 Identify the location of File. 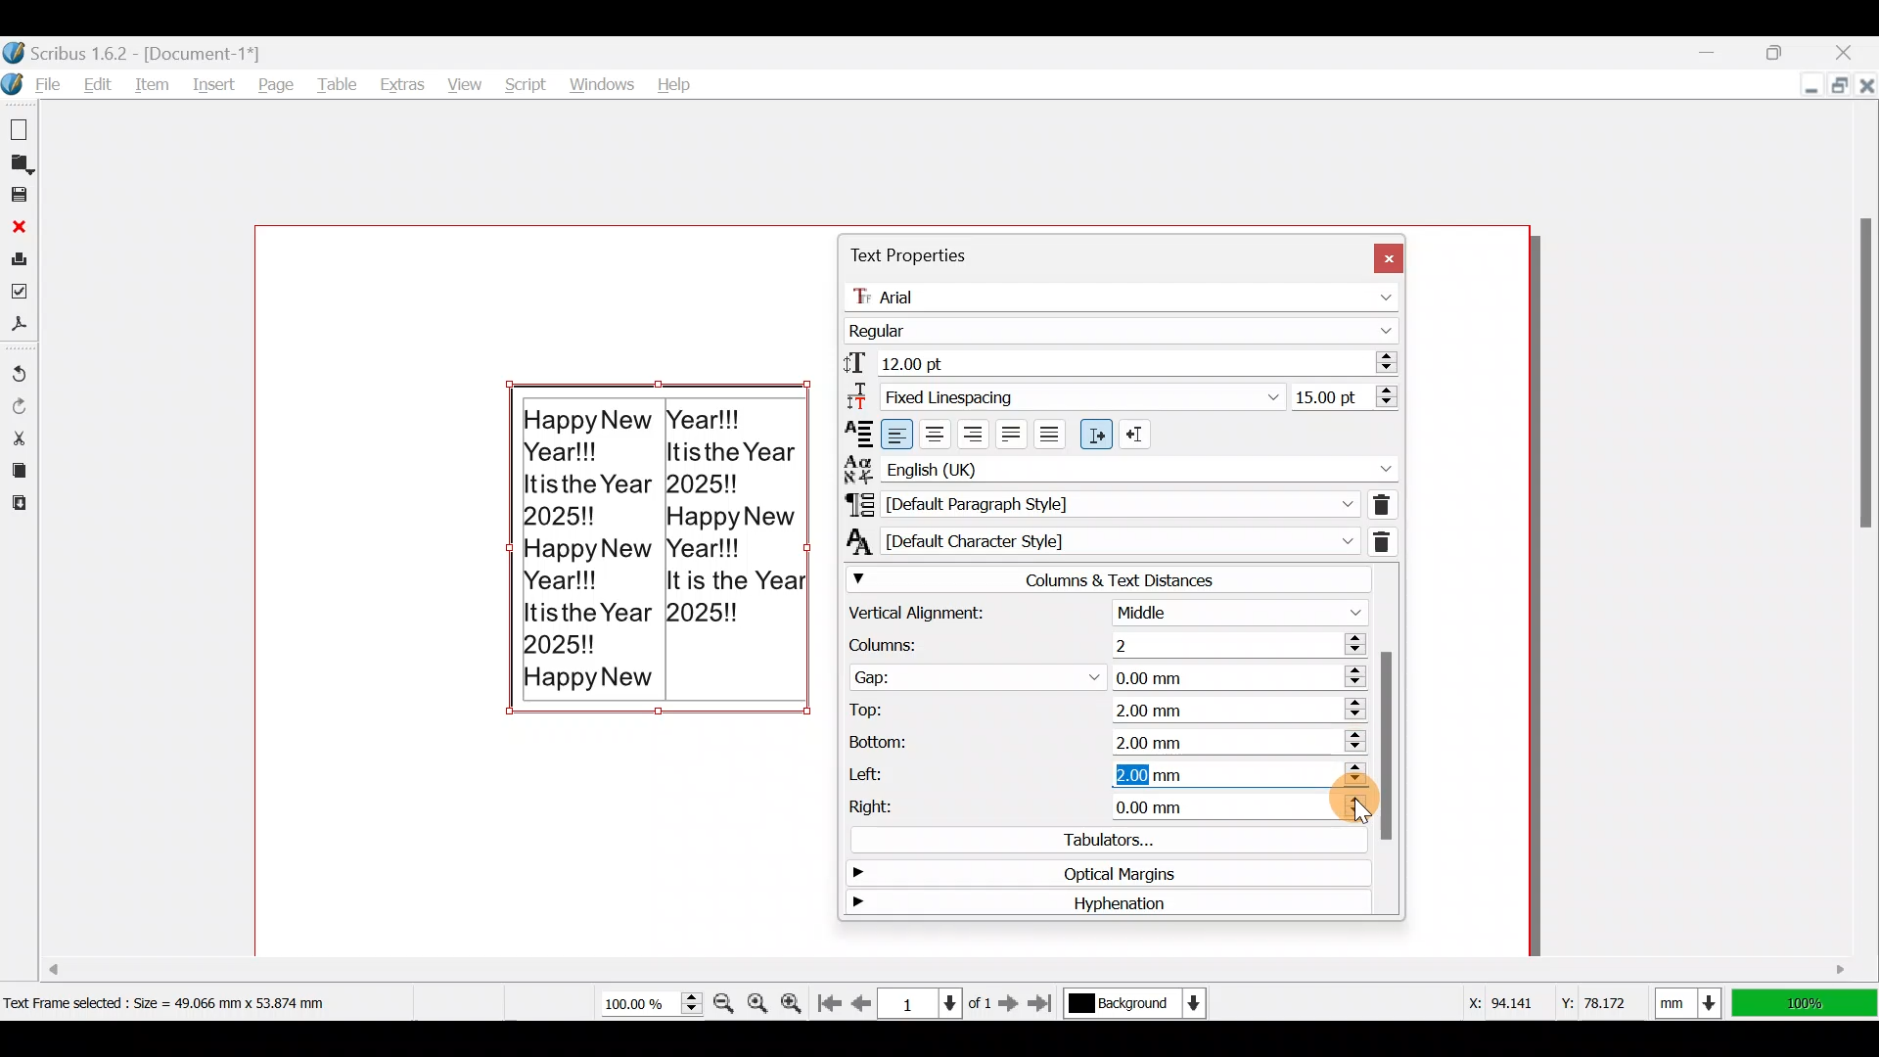
(36, 84).